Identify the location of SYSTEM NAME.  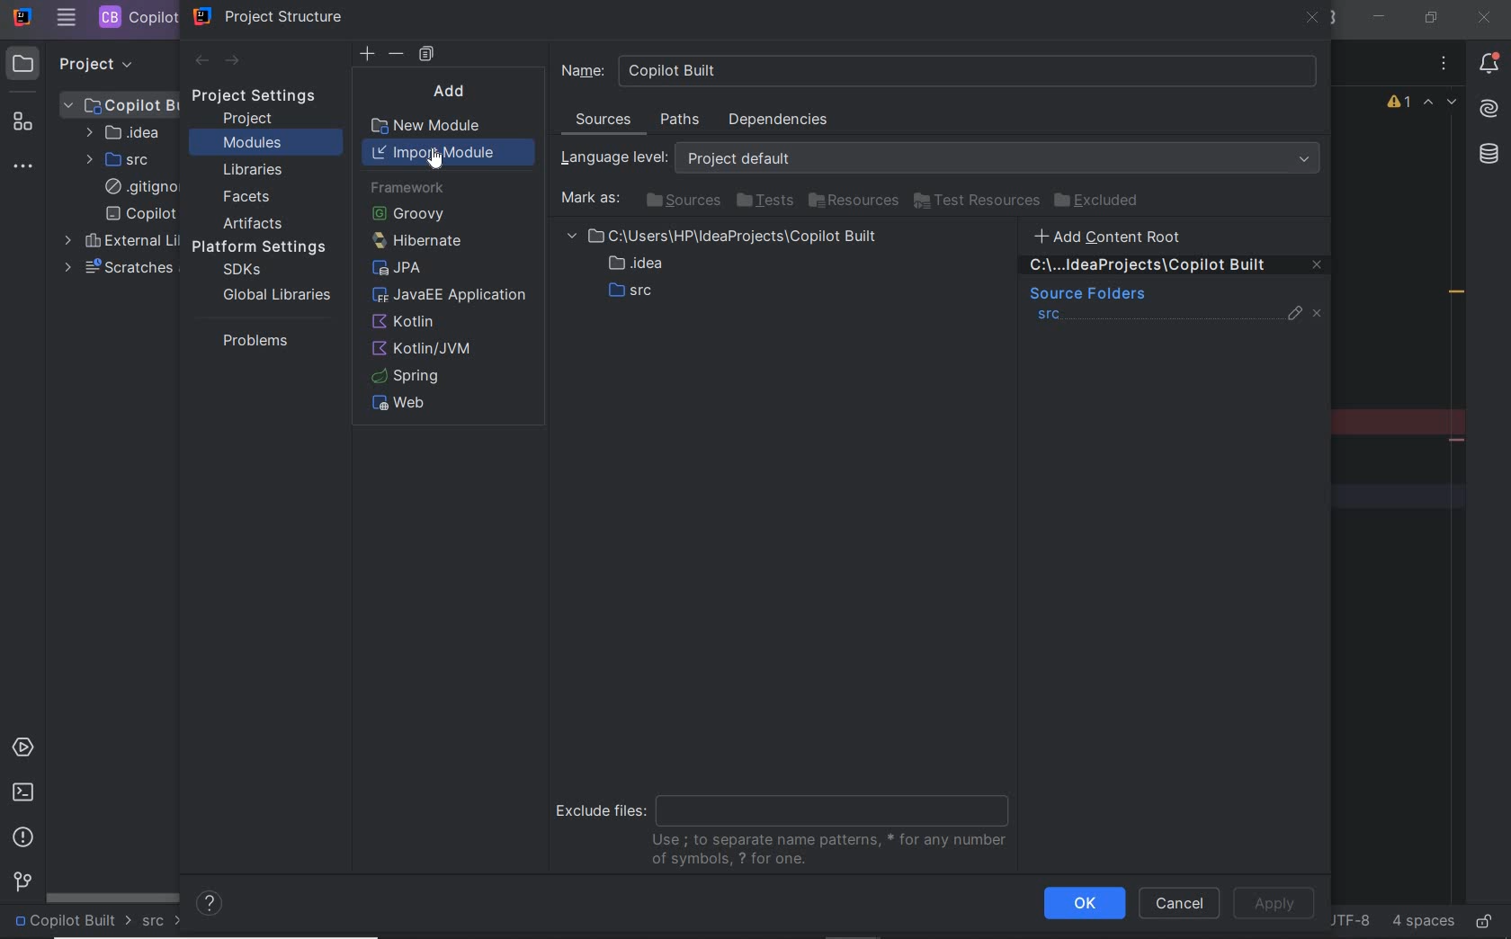
(21, 18).